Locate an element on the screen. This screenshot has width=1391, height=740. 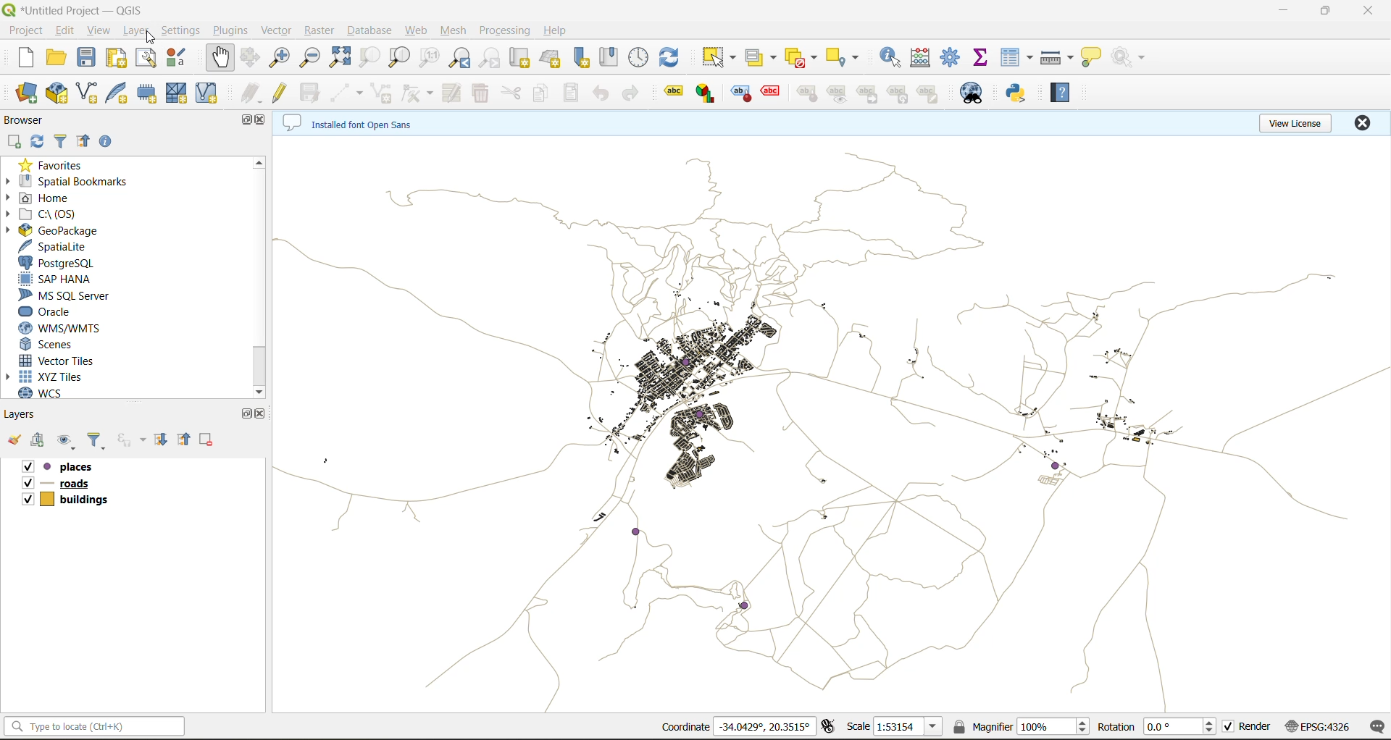
status bar is located at coordinates (96, 726).